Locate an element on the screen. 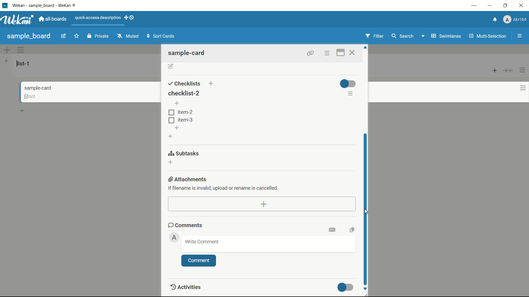 This screenshot has height=297, width=529. link is located at coordinates (309, 52).